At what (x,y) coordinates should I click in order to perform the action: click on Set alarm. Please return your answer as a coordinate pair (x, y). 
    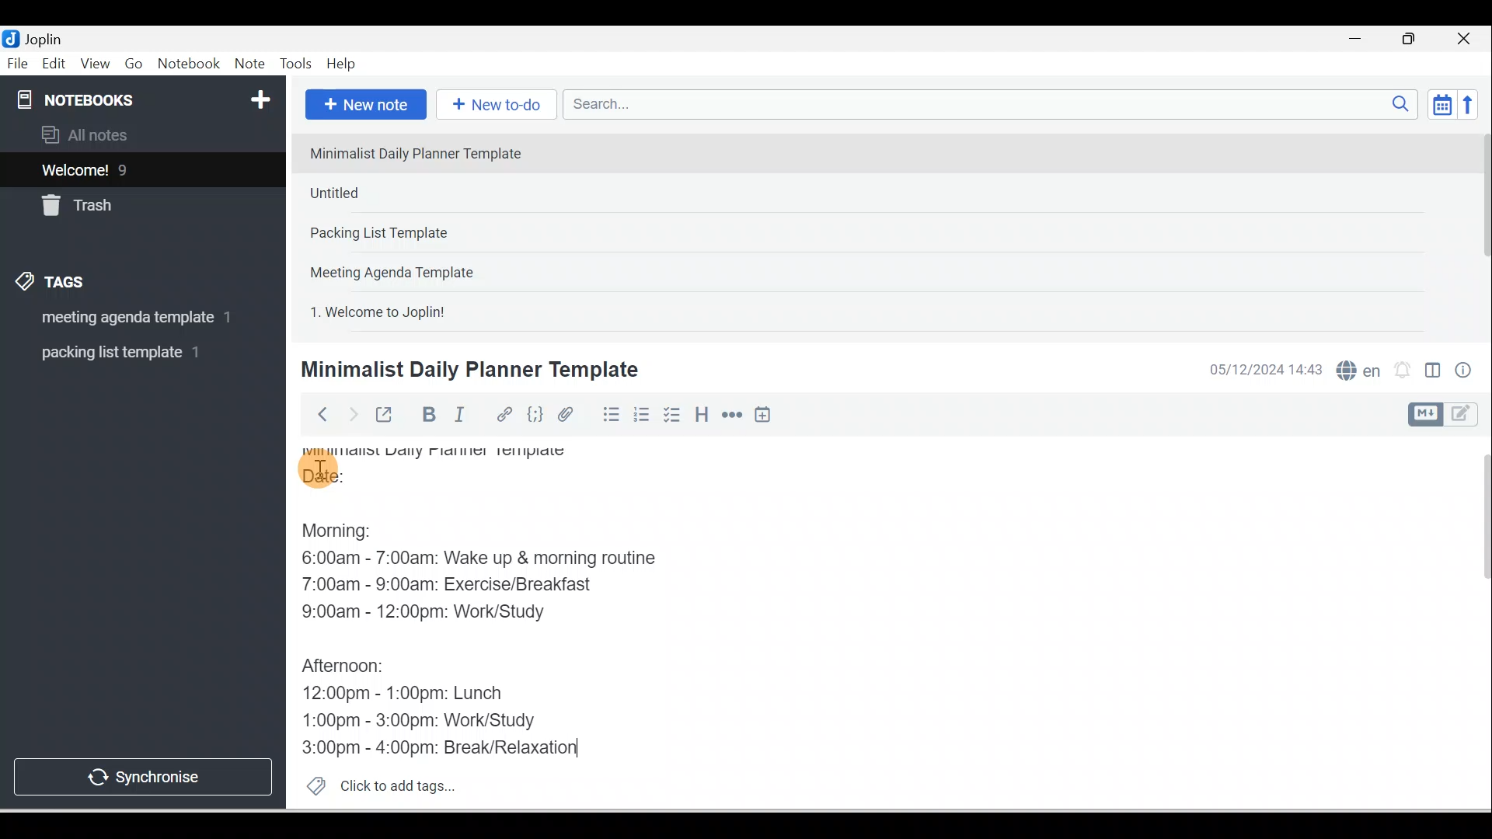
    Looking at the image, I should click on (1400, 371).